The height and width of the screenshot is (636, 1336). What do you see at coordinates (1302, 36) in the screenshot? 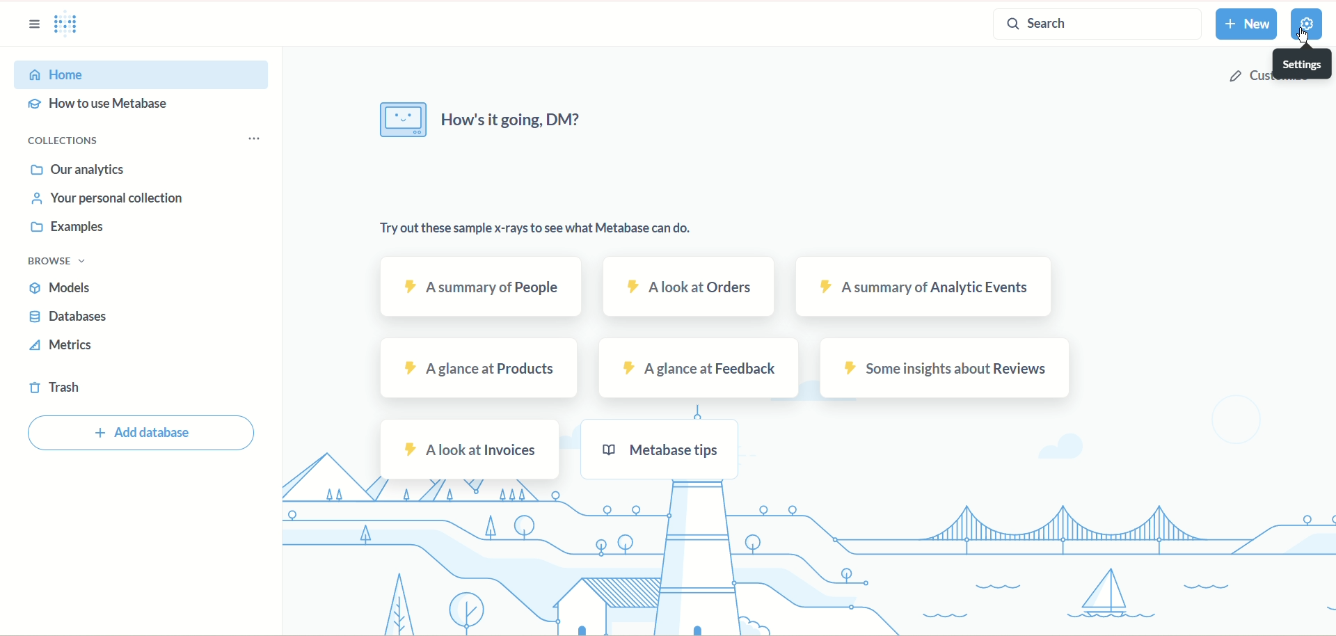
I see `cursor` at bounding box center [1302, 36].